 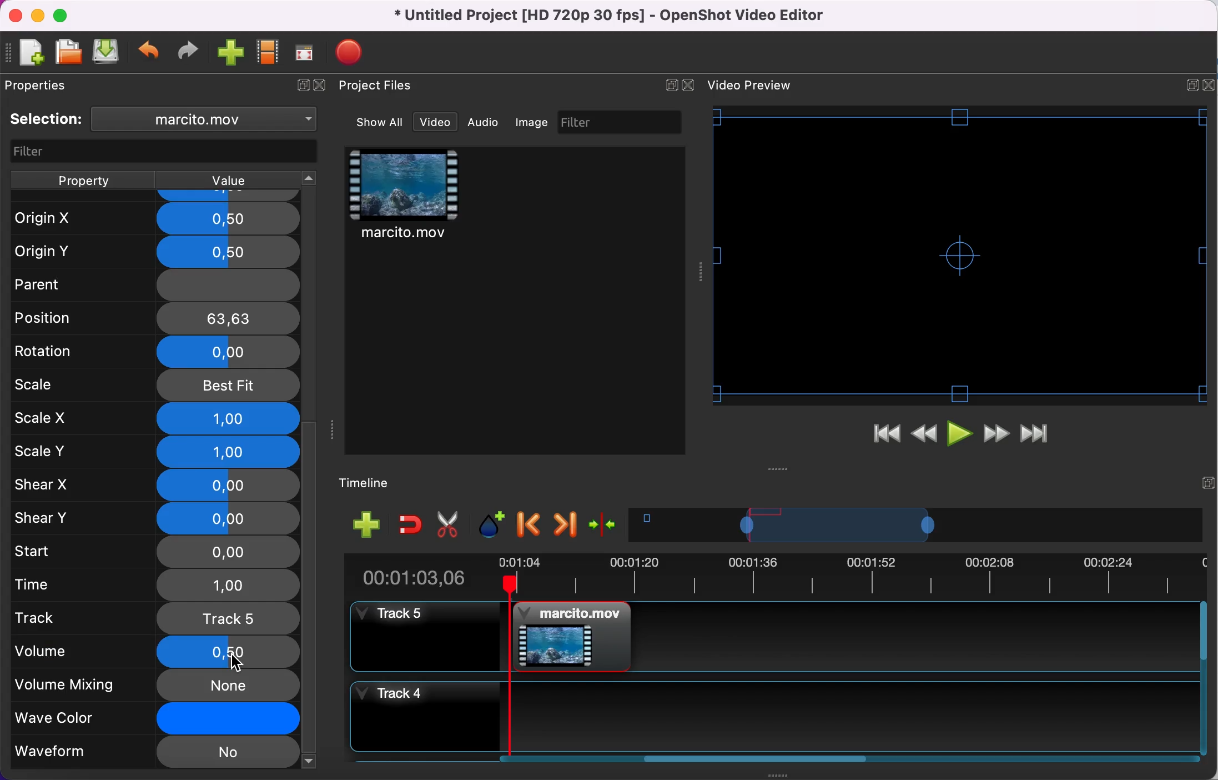 I want to click on Expand/Collapse, so click(x=671, y=85).